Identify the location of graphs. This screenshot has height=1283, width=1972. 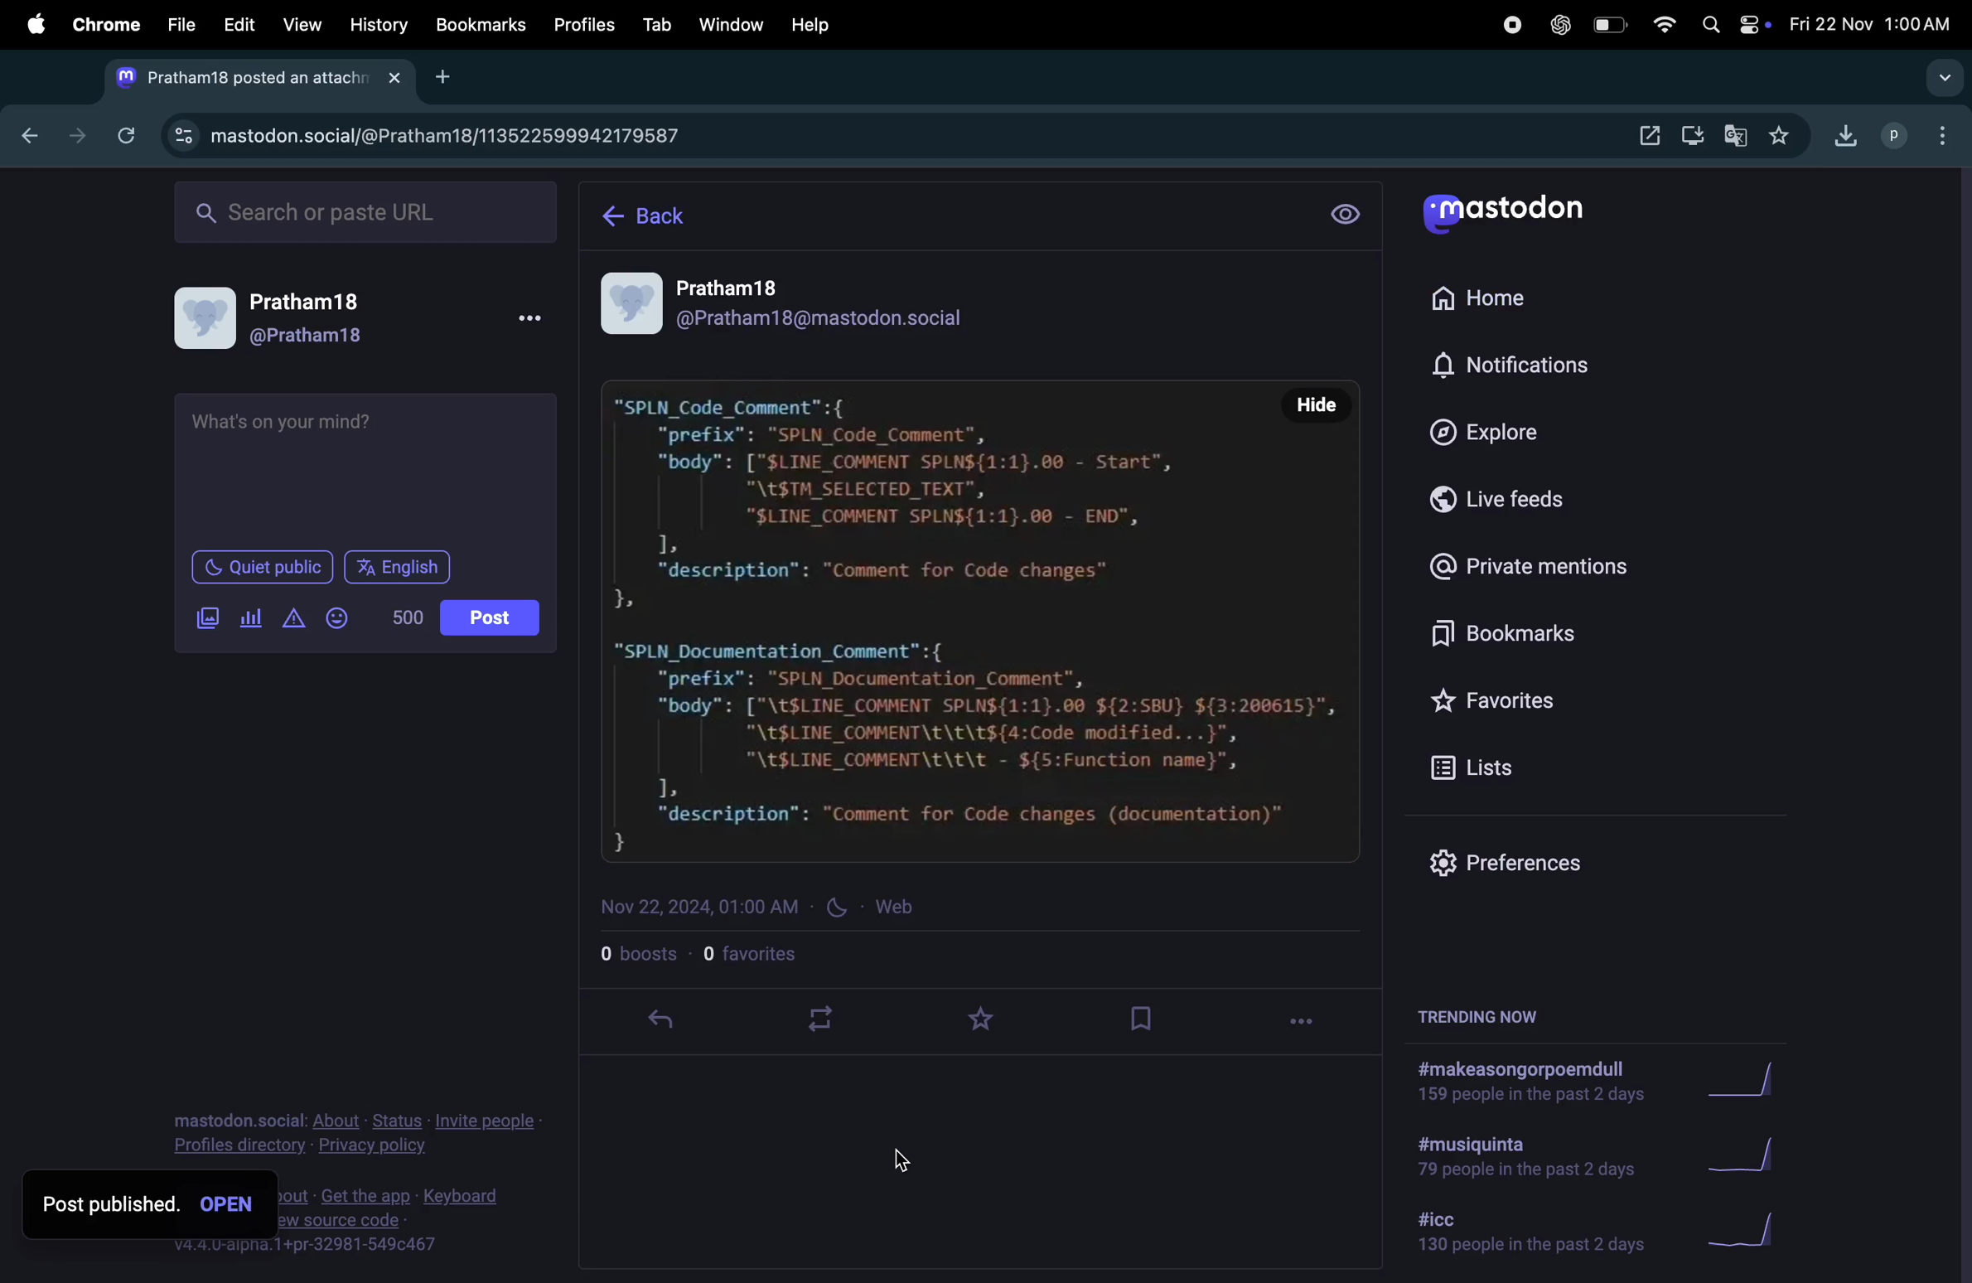
(1744, 1225).